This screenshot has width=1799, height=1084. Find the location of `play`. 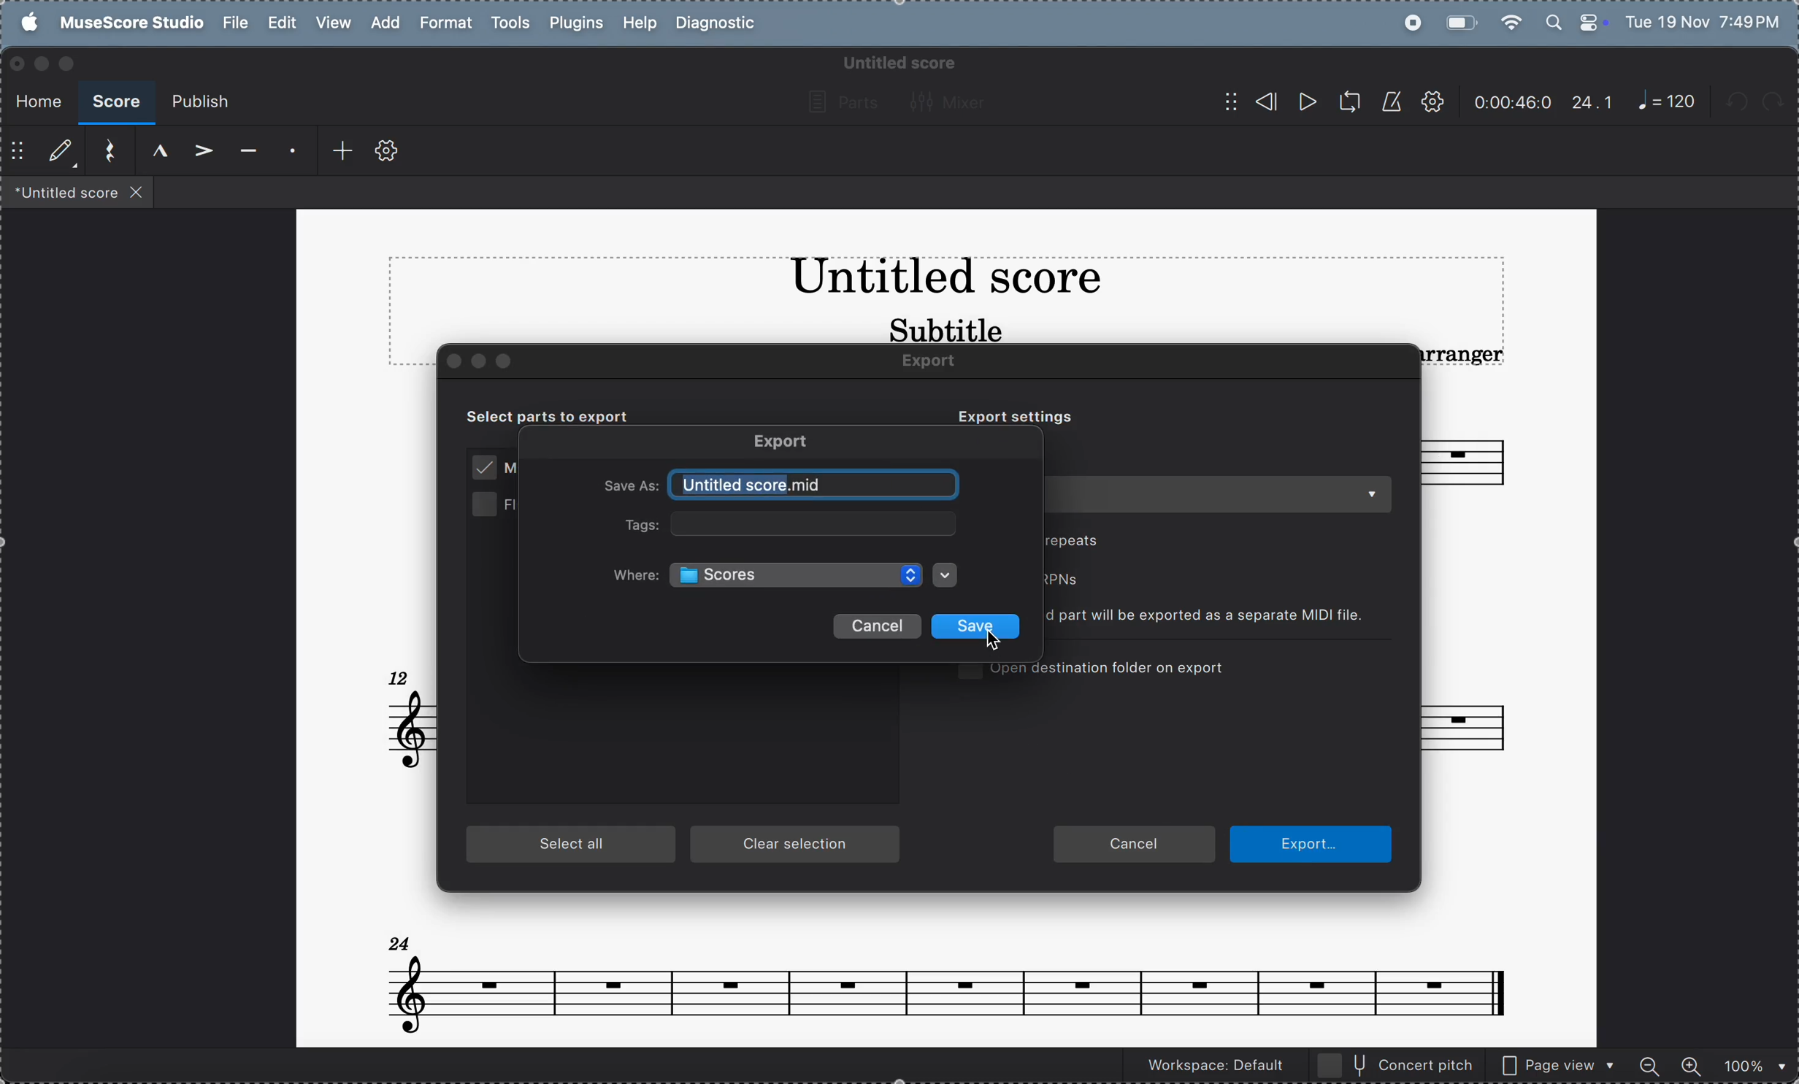

play is located at coordinates (1305, 104).